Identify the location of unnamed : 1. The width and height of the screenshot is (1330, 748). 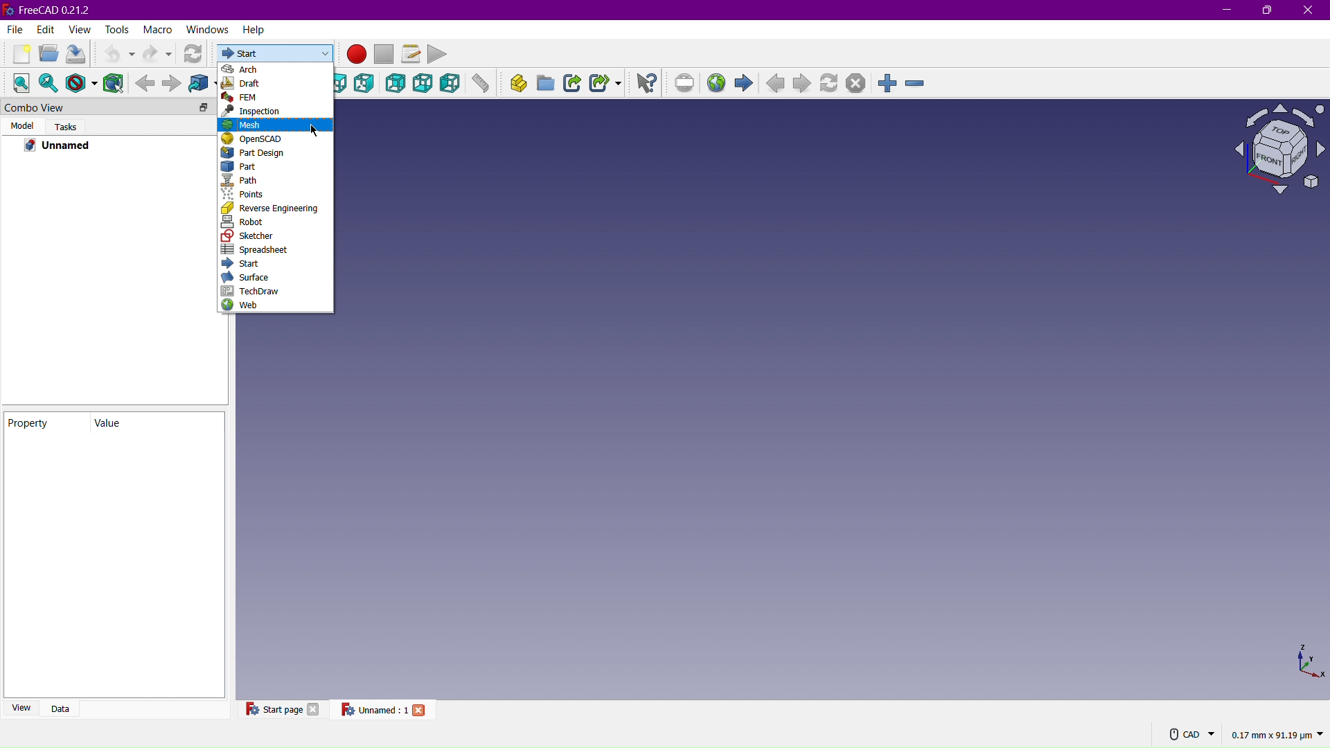
(373, 709).